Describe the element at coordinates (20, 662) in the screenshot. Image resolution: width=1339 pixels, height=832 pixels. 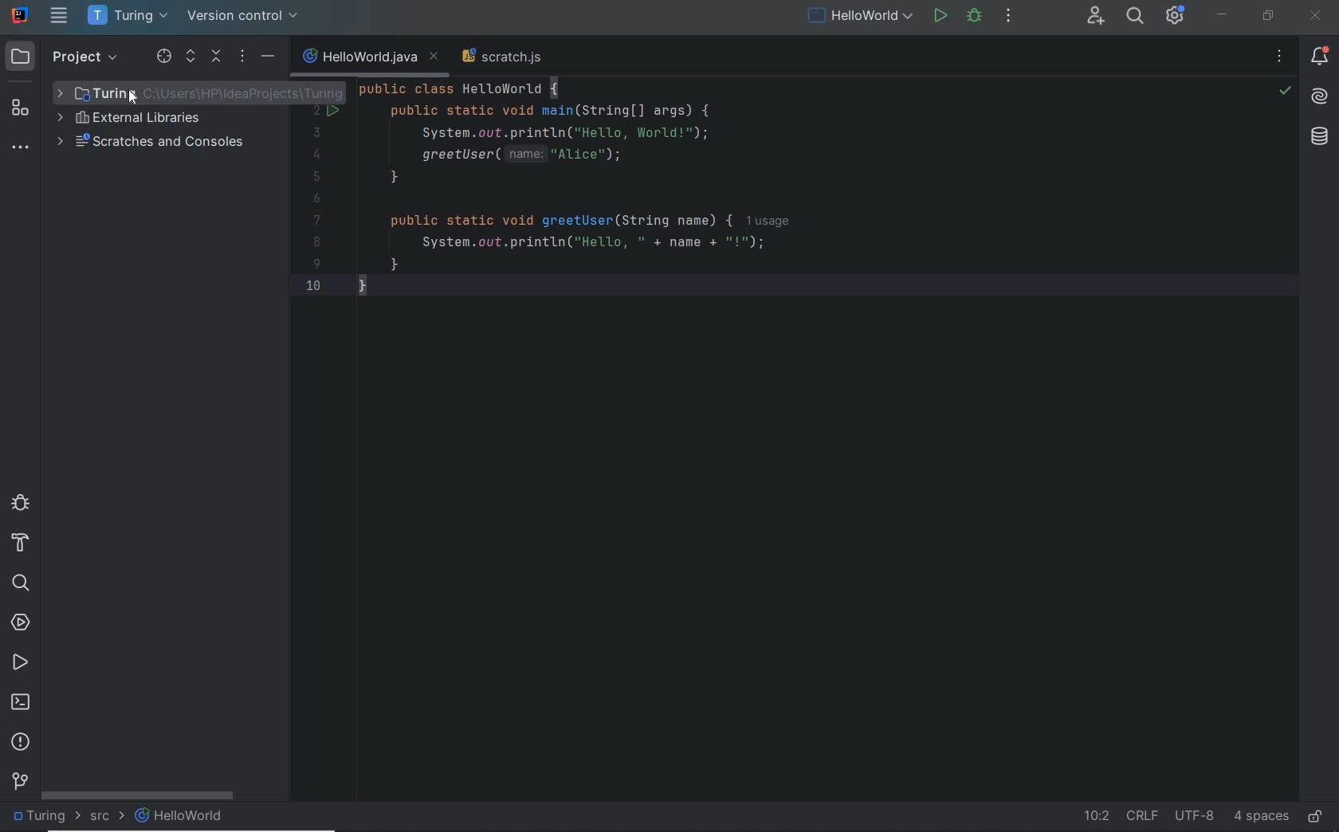
I see `run` at that location.